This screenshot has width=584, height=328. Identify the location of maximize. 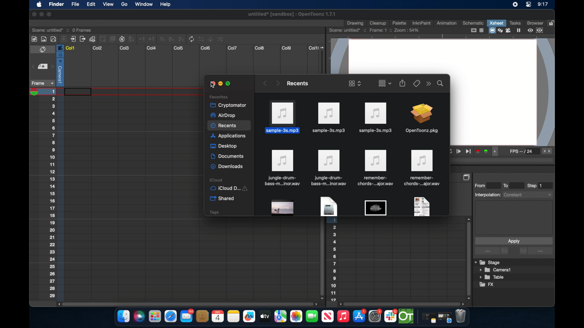
(50, 14).